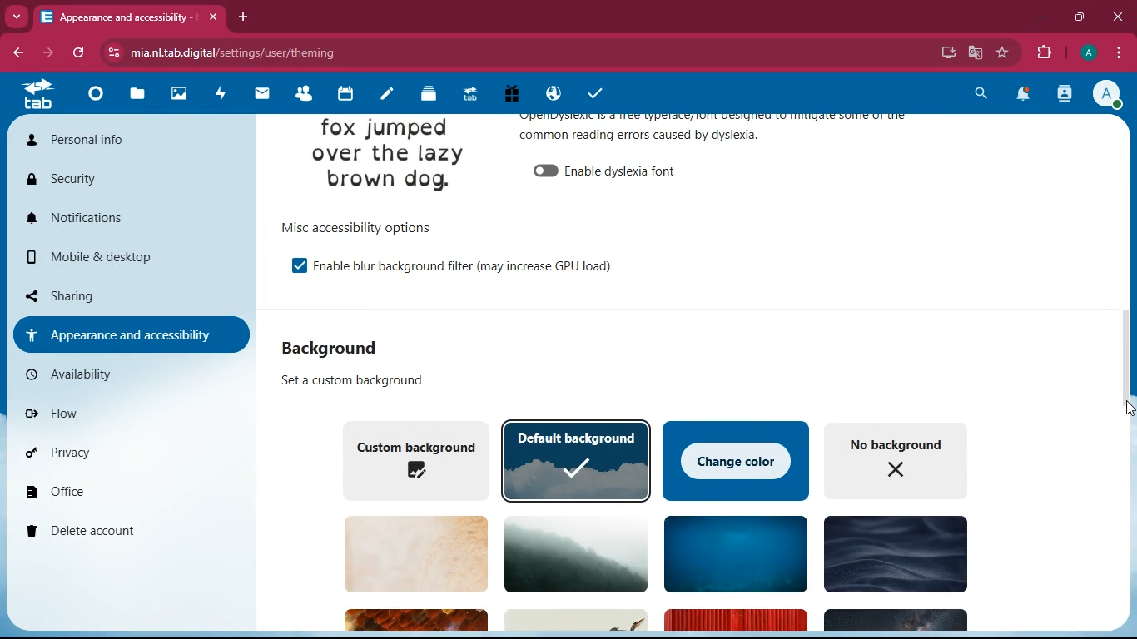 The width and height of the screenshot is (1137, 639). What do you see at coordinates (123, 374) in the screenshot?
I see `availability` at bounding box center [123, 374].